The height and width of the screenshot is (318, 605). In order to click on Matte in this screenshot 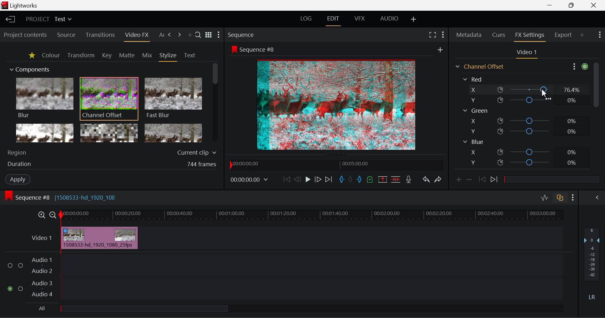, I will do `click(127, 56)`.